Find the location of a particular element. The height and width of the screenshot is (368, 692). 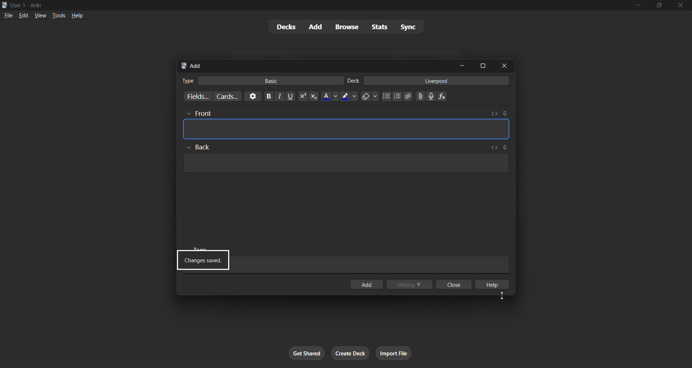

type is located at coordinates (187, 81).